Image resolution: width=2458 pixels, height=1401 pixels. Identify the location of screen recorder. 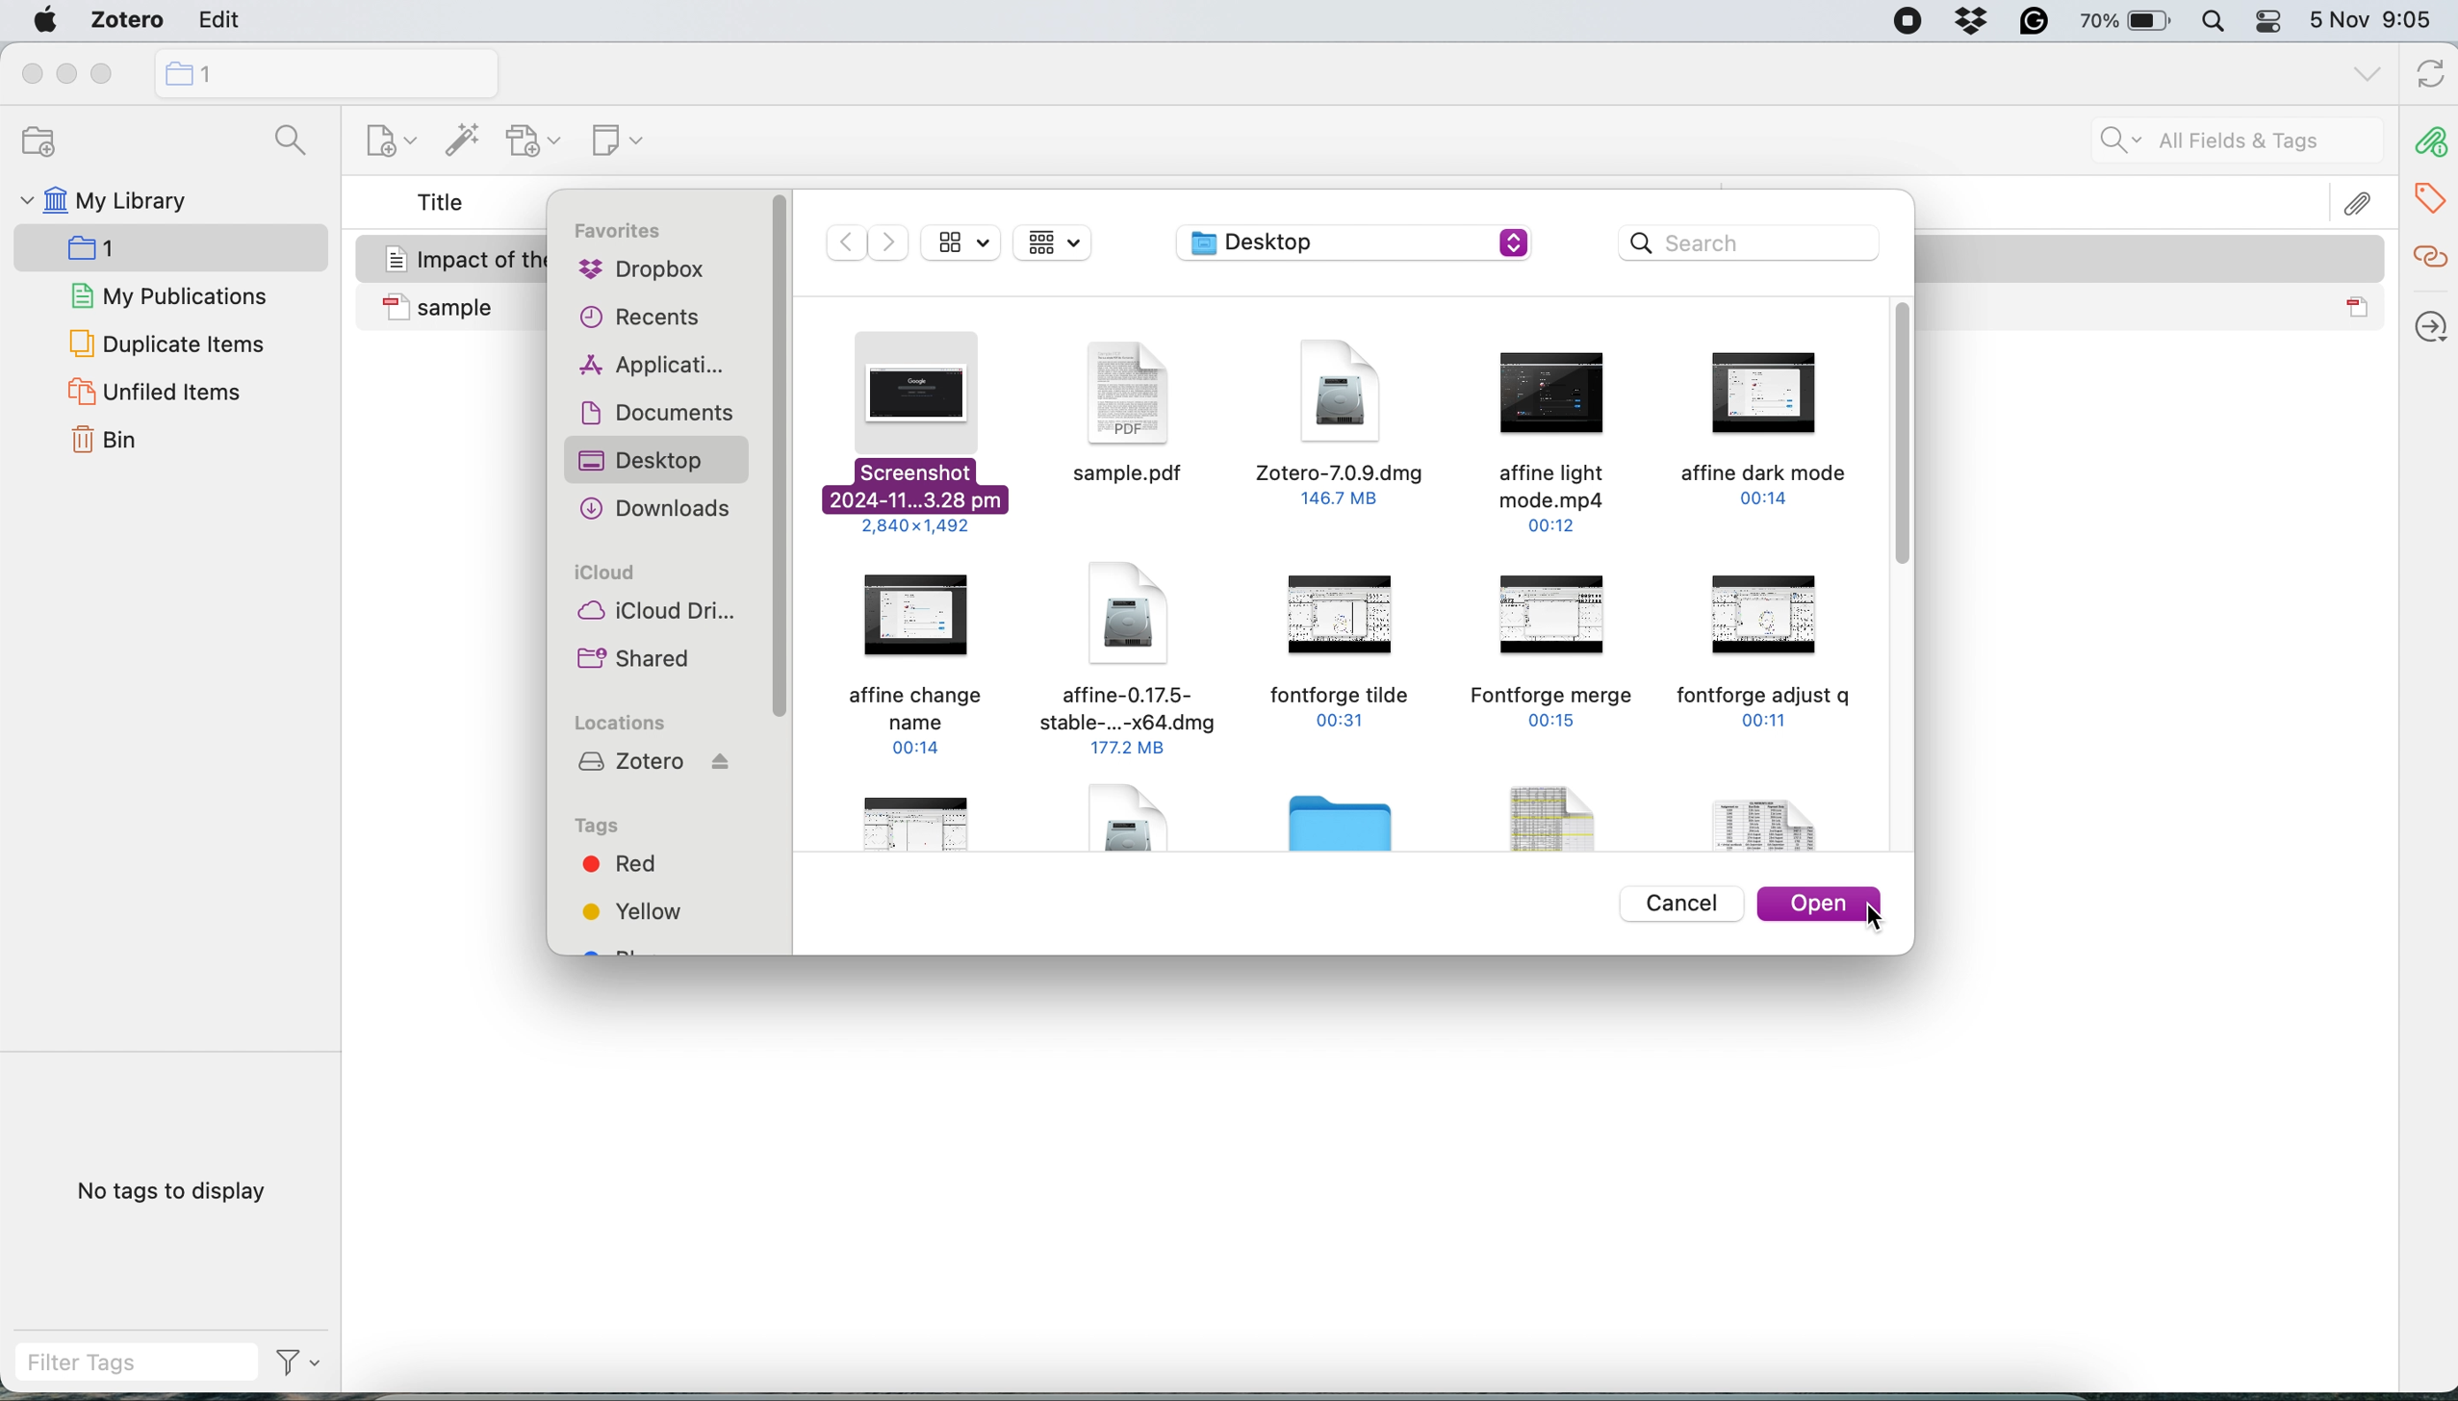
(1893, 23).